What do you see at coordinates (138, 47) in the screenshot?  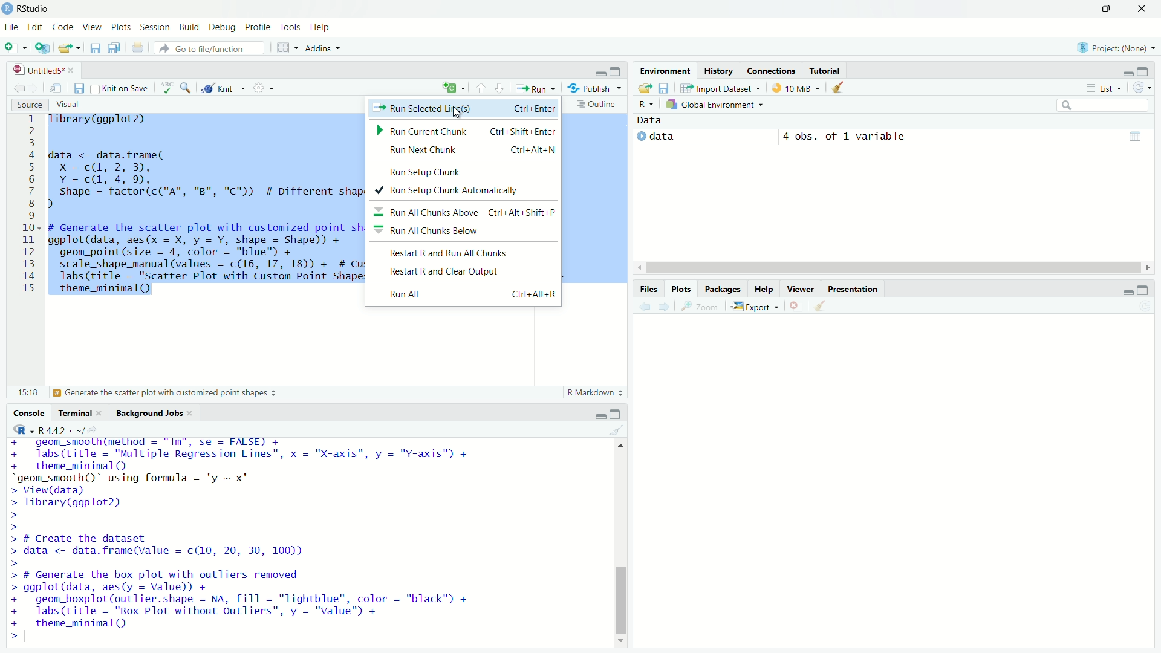 I see `Print the current file` at bounding box center [138, 47].